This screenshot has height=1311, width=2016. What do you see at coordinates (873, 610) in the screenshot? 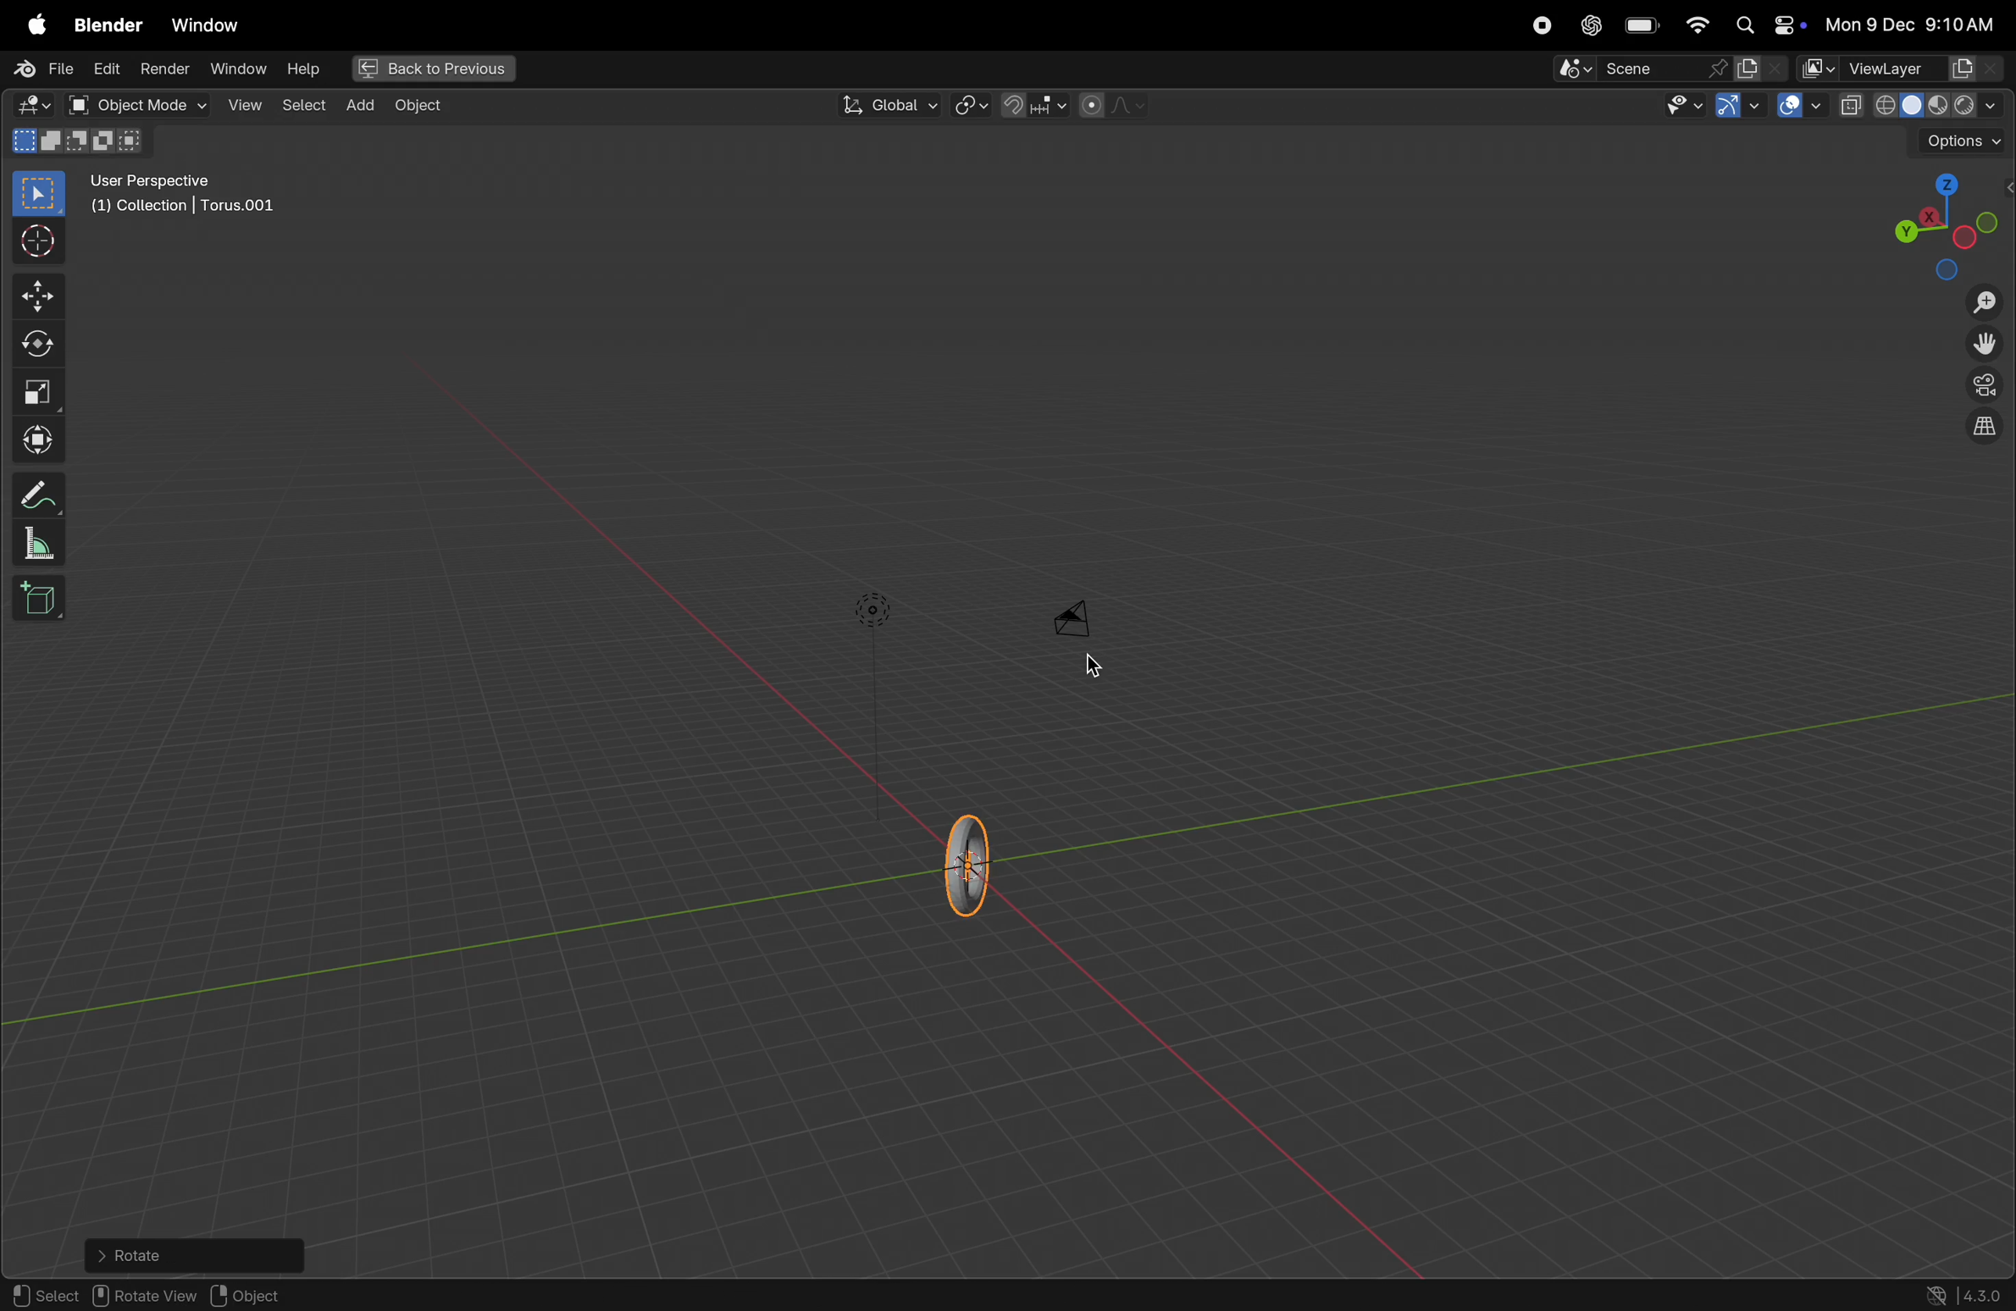
I see `lights` at bounding box center [873, 610].